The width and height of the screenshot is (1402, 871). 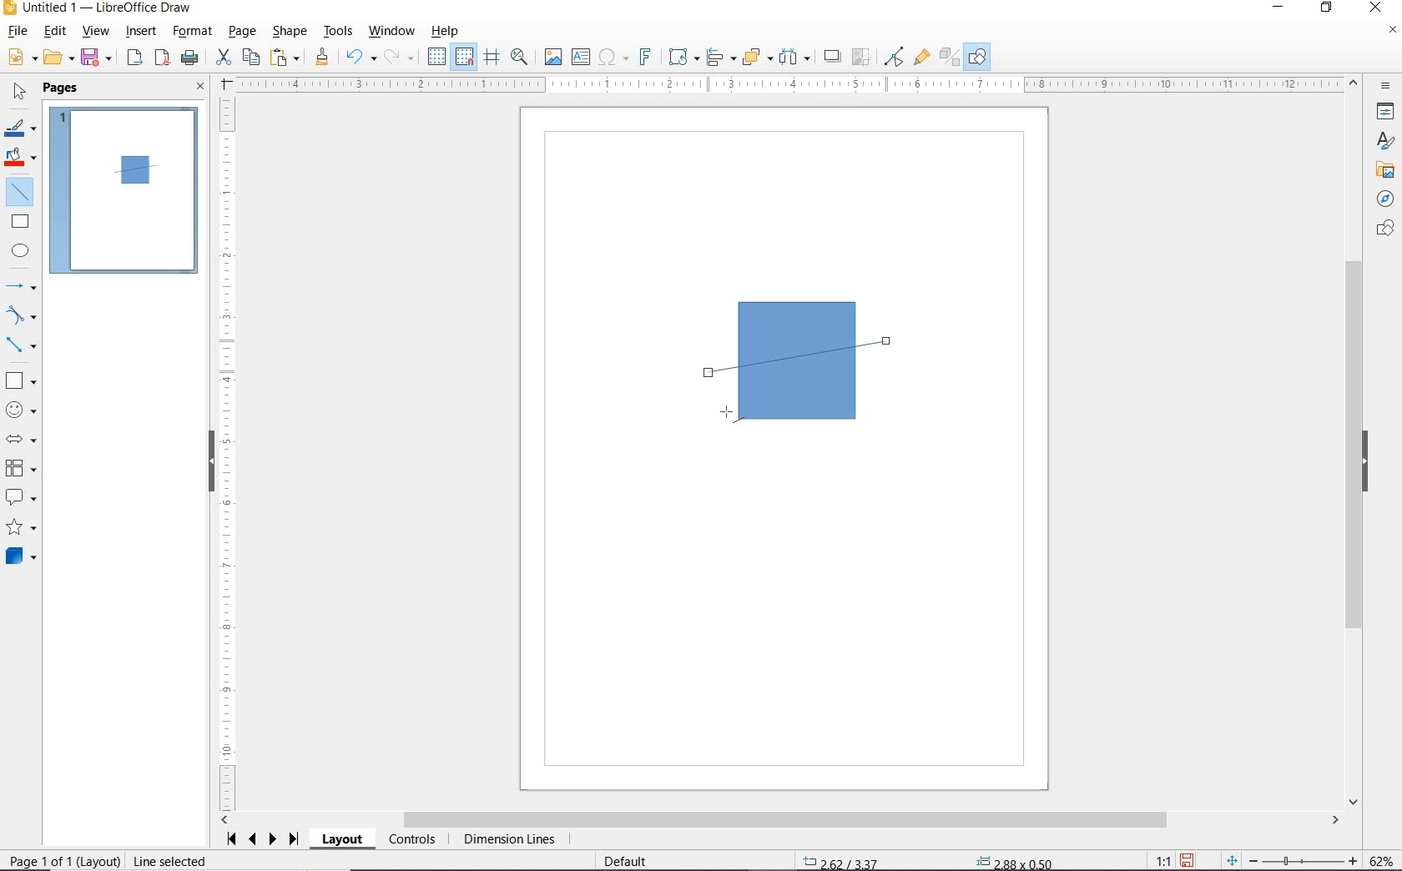 What do you see at coordinates (403, 58) in the screenshot?
I see `REDO` at bounding box center [403, 58].